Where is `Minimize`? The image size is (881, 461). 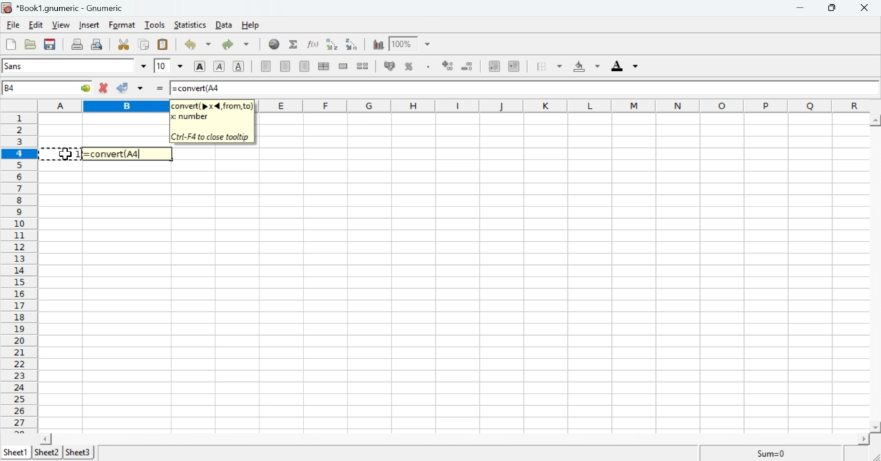
Minimize is located at coordinates (801, 8).